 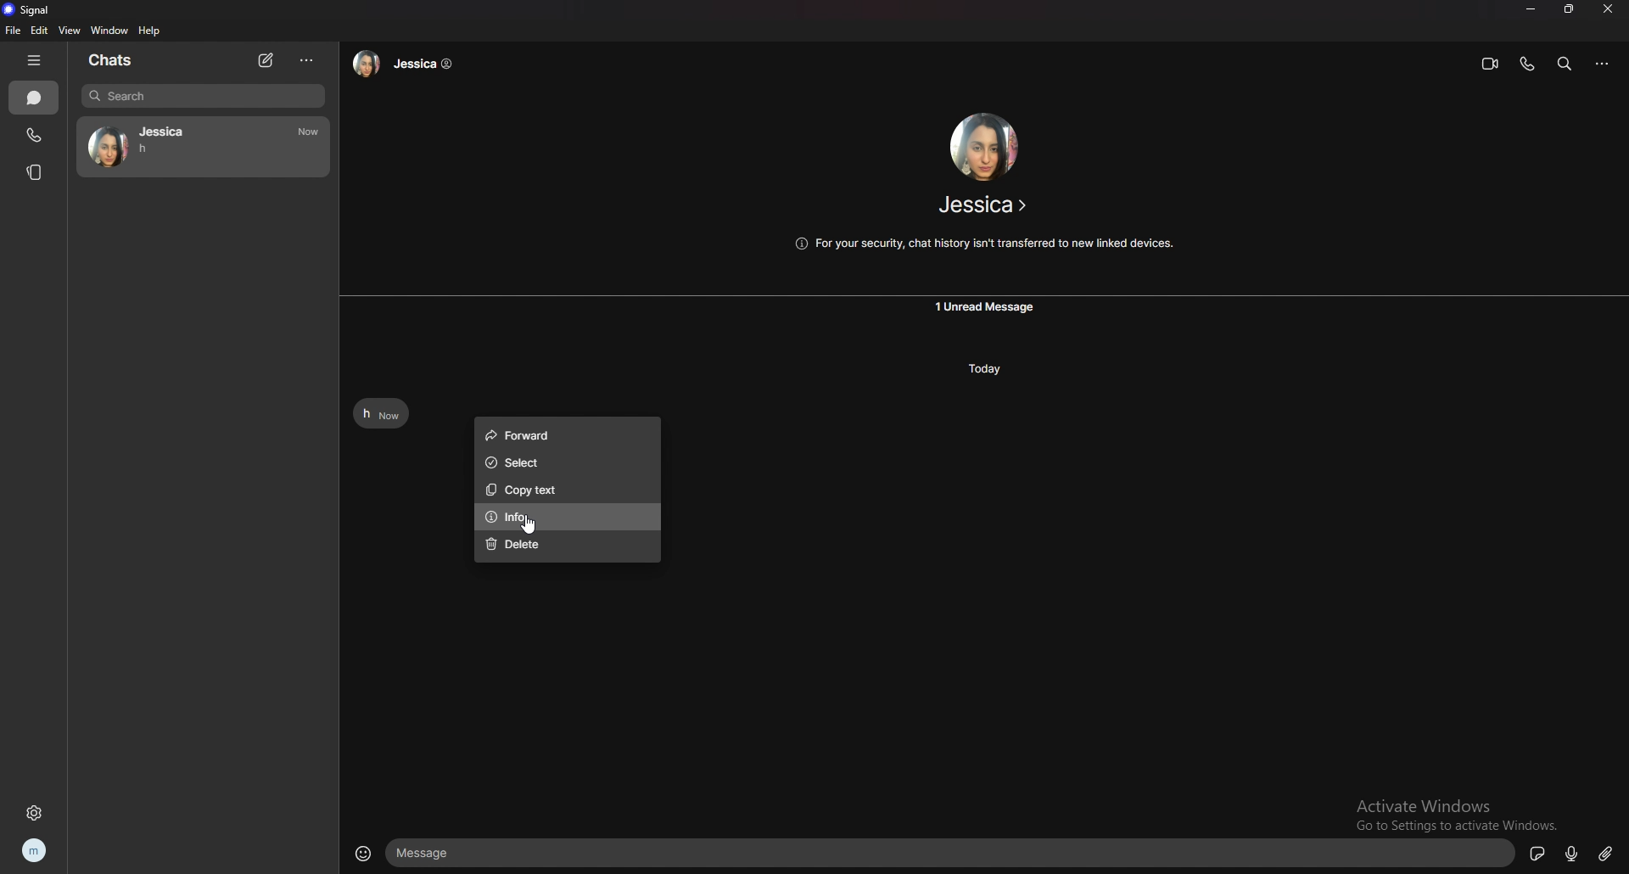 What do you see at coordinates (31, 135) in the screenshot?
I see `calls` at bounding box center [31, 135].